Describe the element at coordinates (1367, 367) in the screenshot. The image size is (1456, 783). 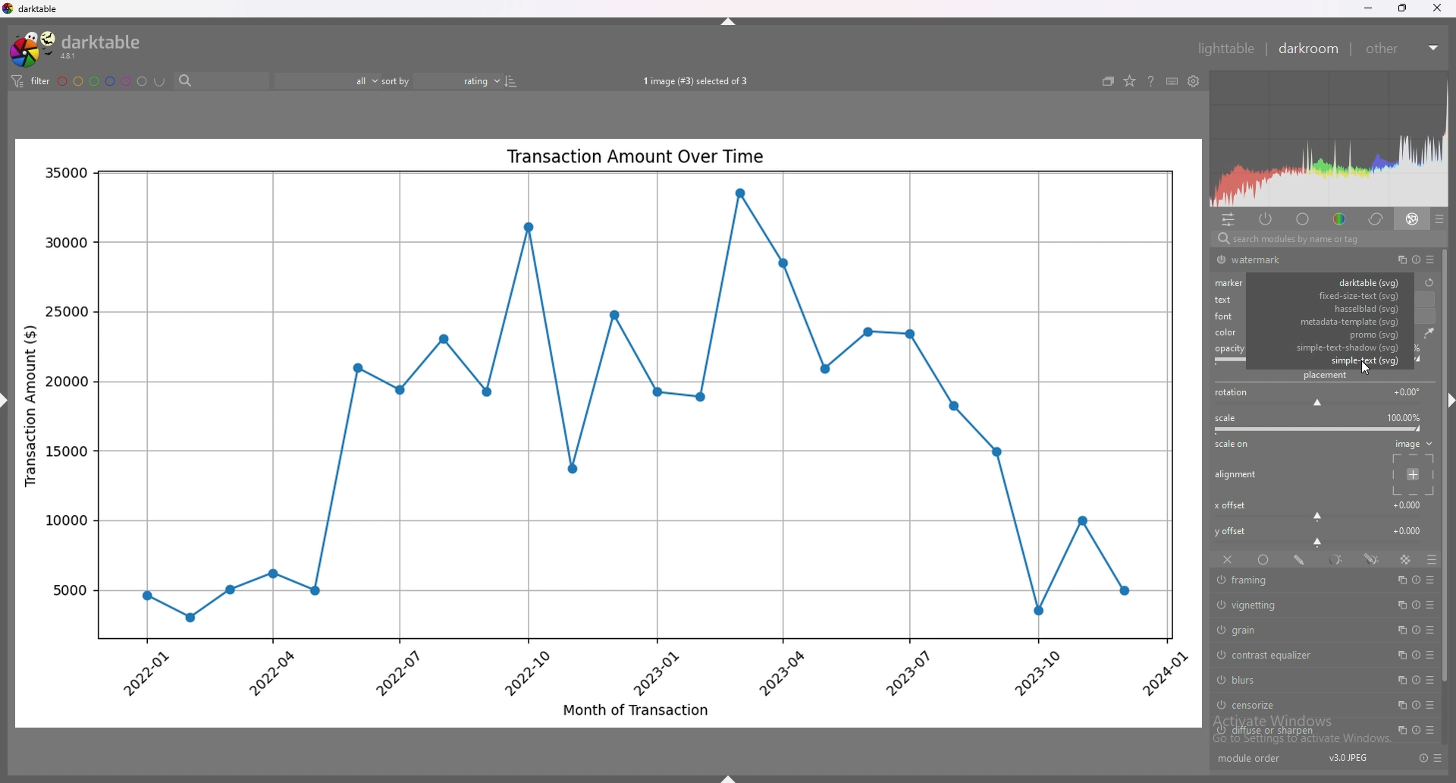
I see `cursor` at that location.